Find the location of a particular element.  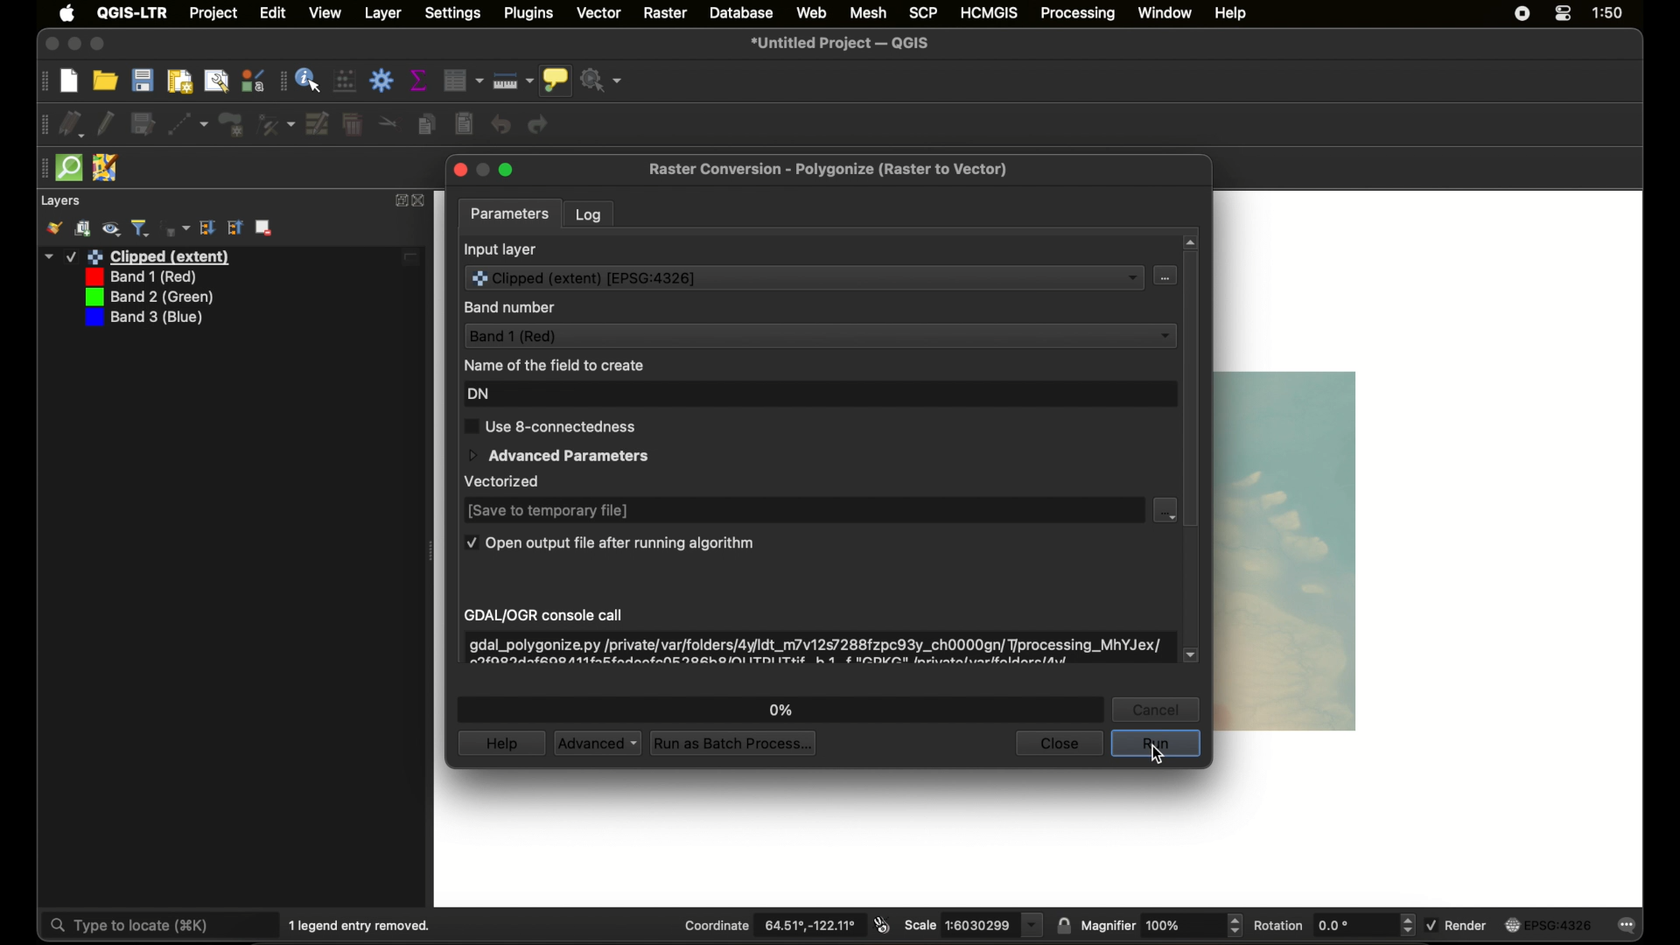

style manager is located at coordinates (254, 80).